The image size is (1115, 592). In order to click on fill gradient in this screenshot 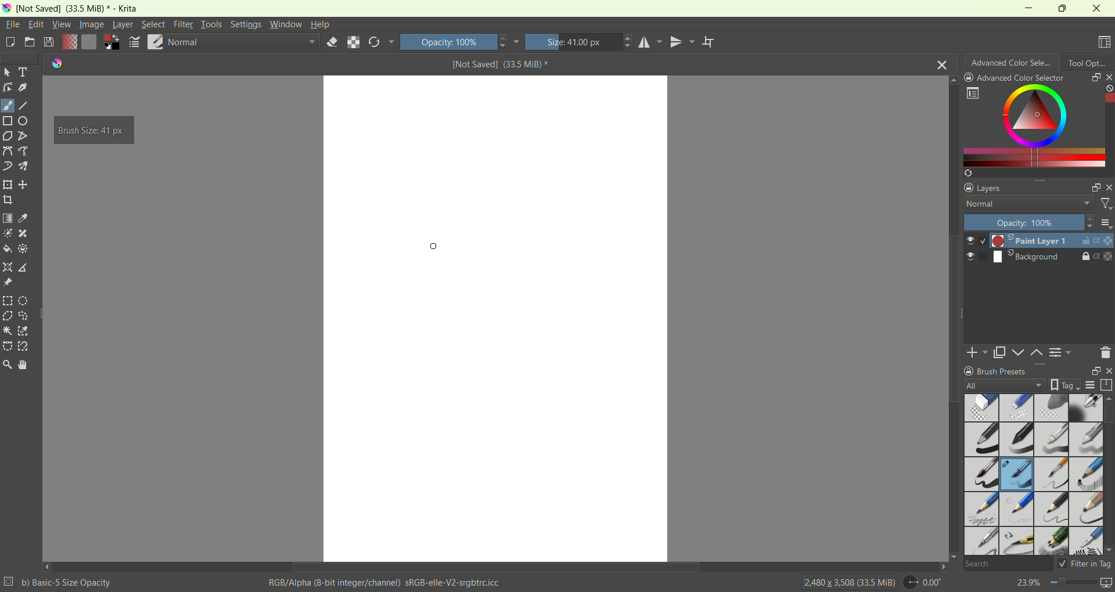, I will do `click(69, 43)`.